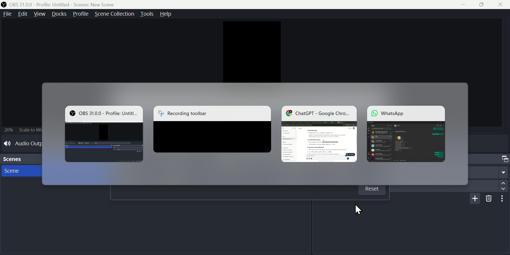 This screenshot has height=255, width=510. Describe the element at coordinates (146, 14) in the screenshot. I see `tools` at that location.